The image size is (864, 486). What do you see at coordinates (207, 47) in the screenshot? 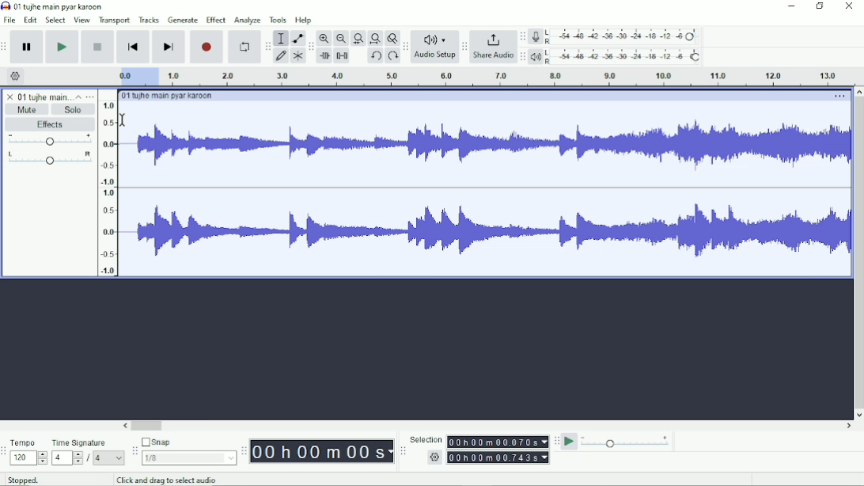
I see `Record` at bounding box center [207, 47].